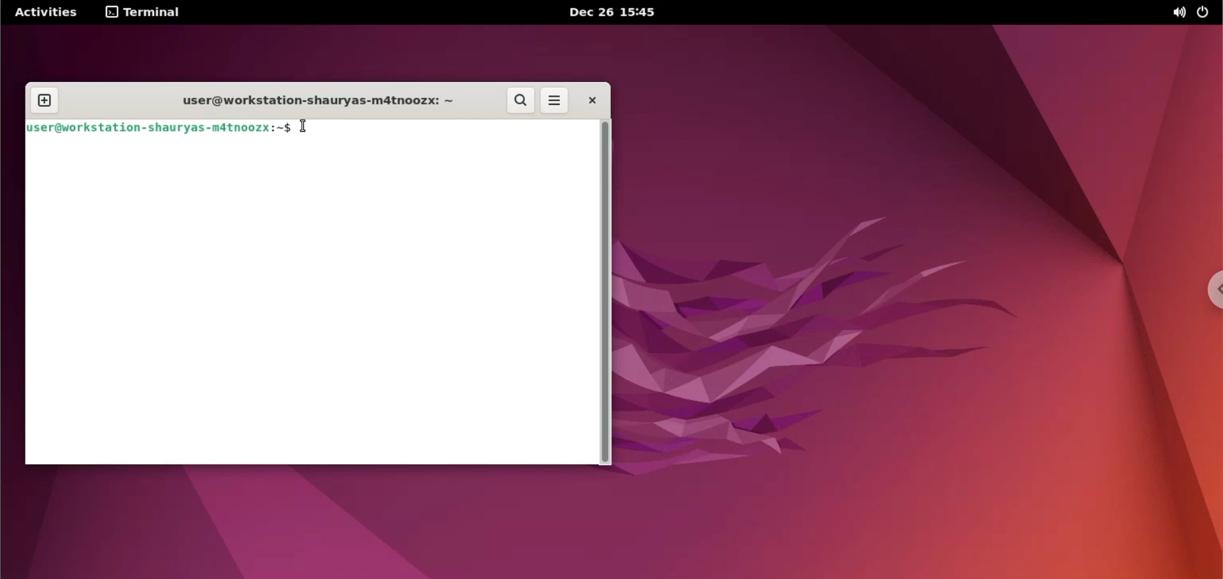 The height and width of the screenshot is (579, 1223). Describe the element at coordinates (1205, 13) in the screenshot. I see `power options` at that location.